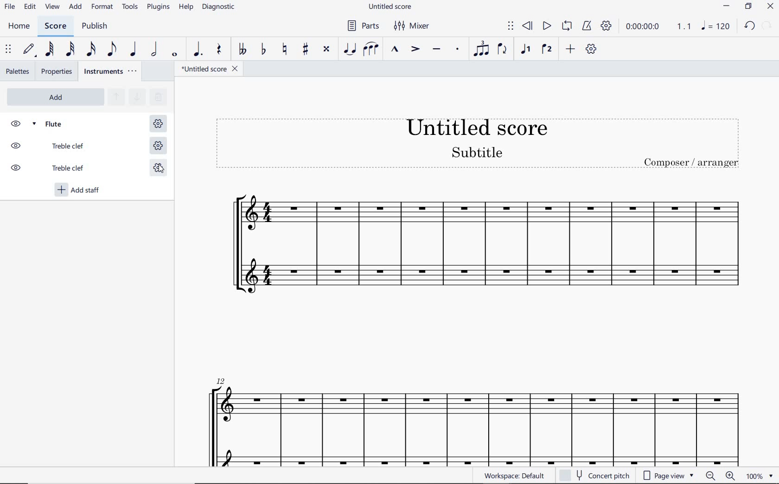 The image size is (779, 484). I want to click on TOGGLE NATURAL, so click(284, 50).